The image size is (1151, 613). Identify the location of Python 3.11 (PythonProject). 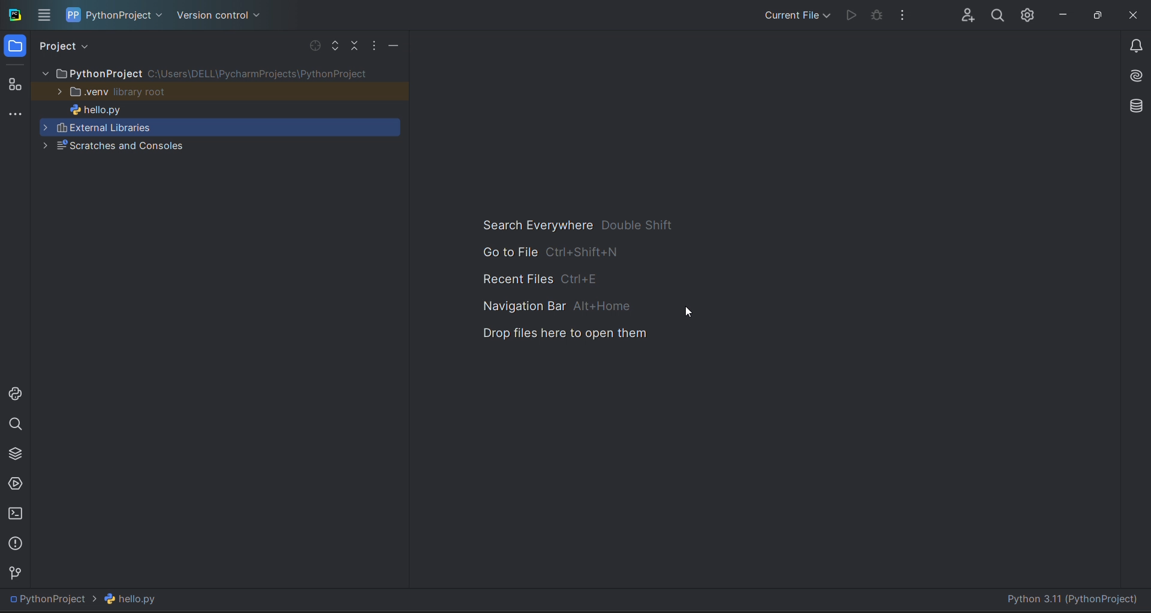
(1074, 599).